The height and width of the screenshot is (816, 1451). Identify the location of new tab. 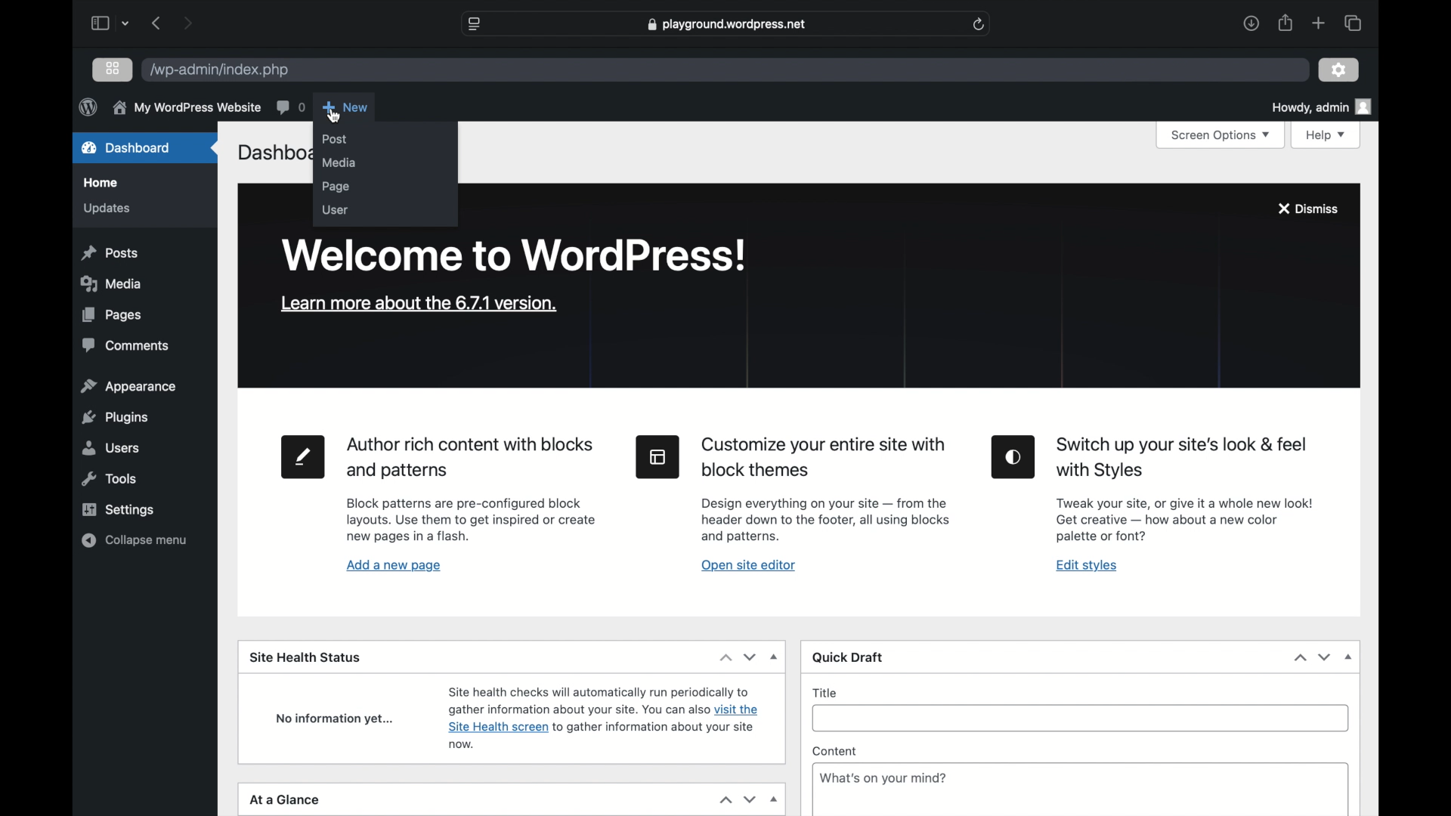
(1319, 23).